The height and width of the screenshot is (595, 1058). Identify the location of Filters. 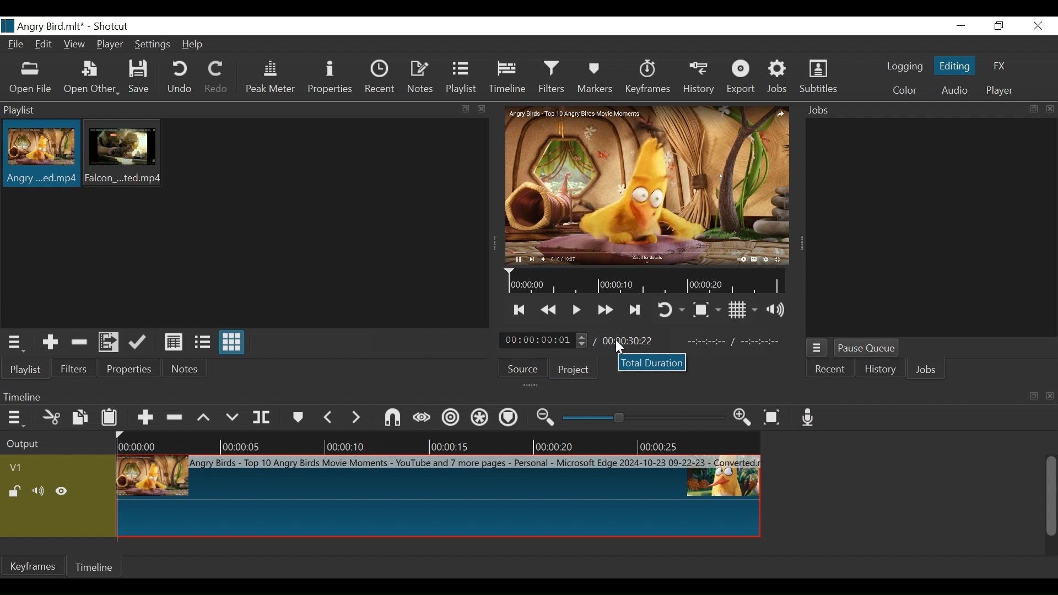
(553, 78).